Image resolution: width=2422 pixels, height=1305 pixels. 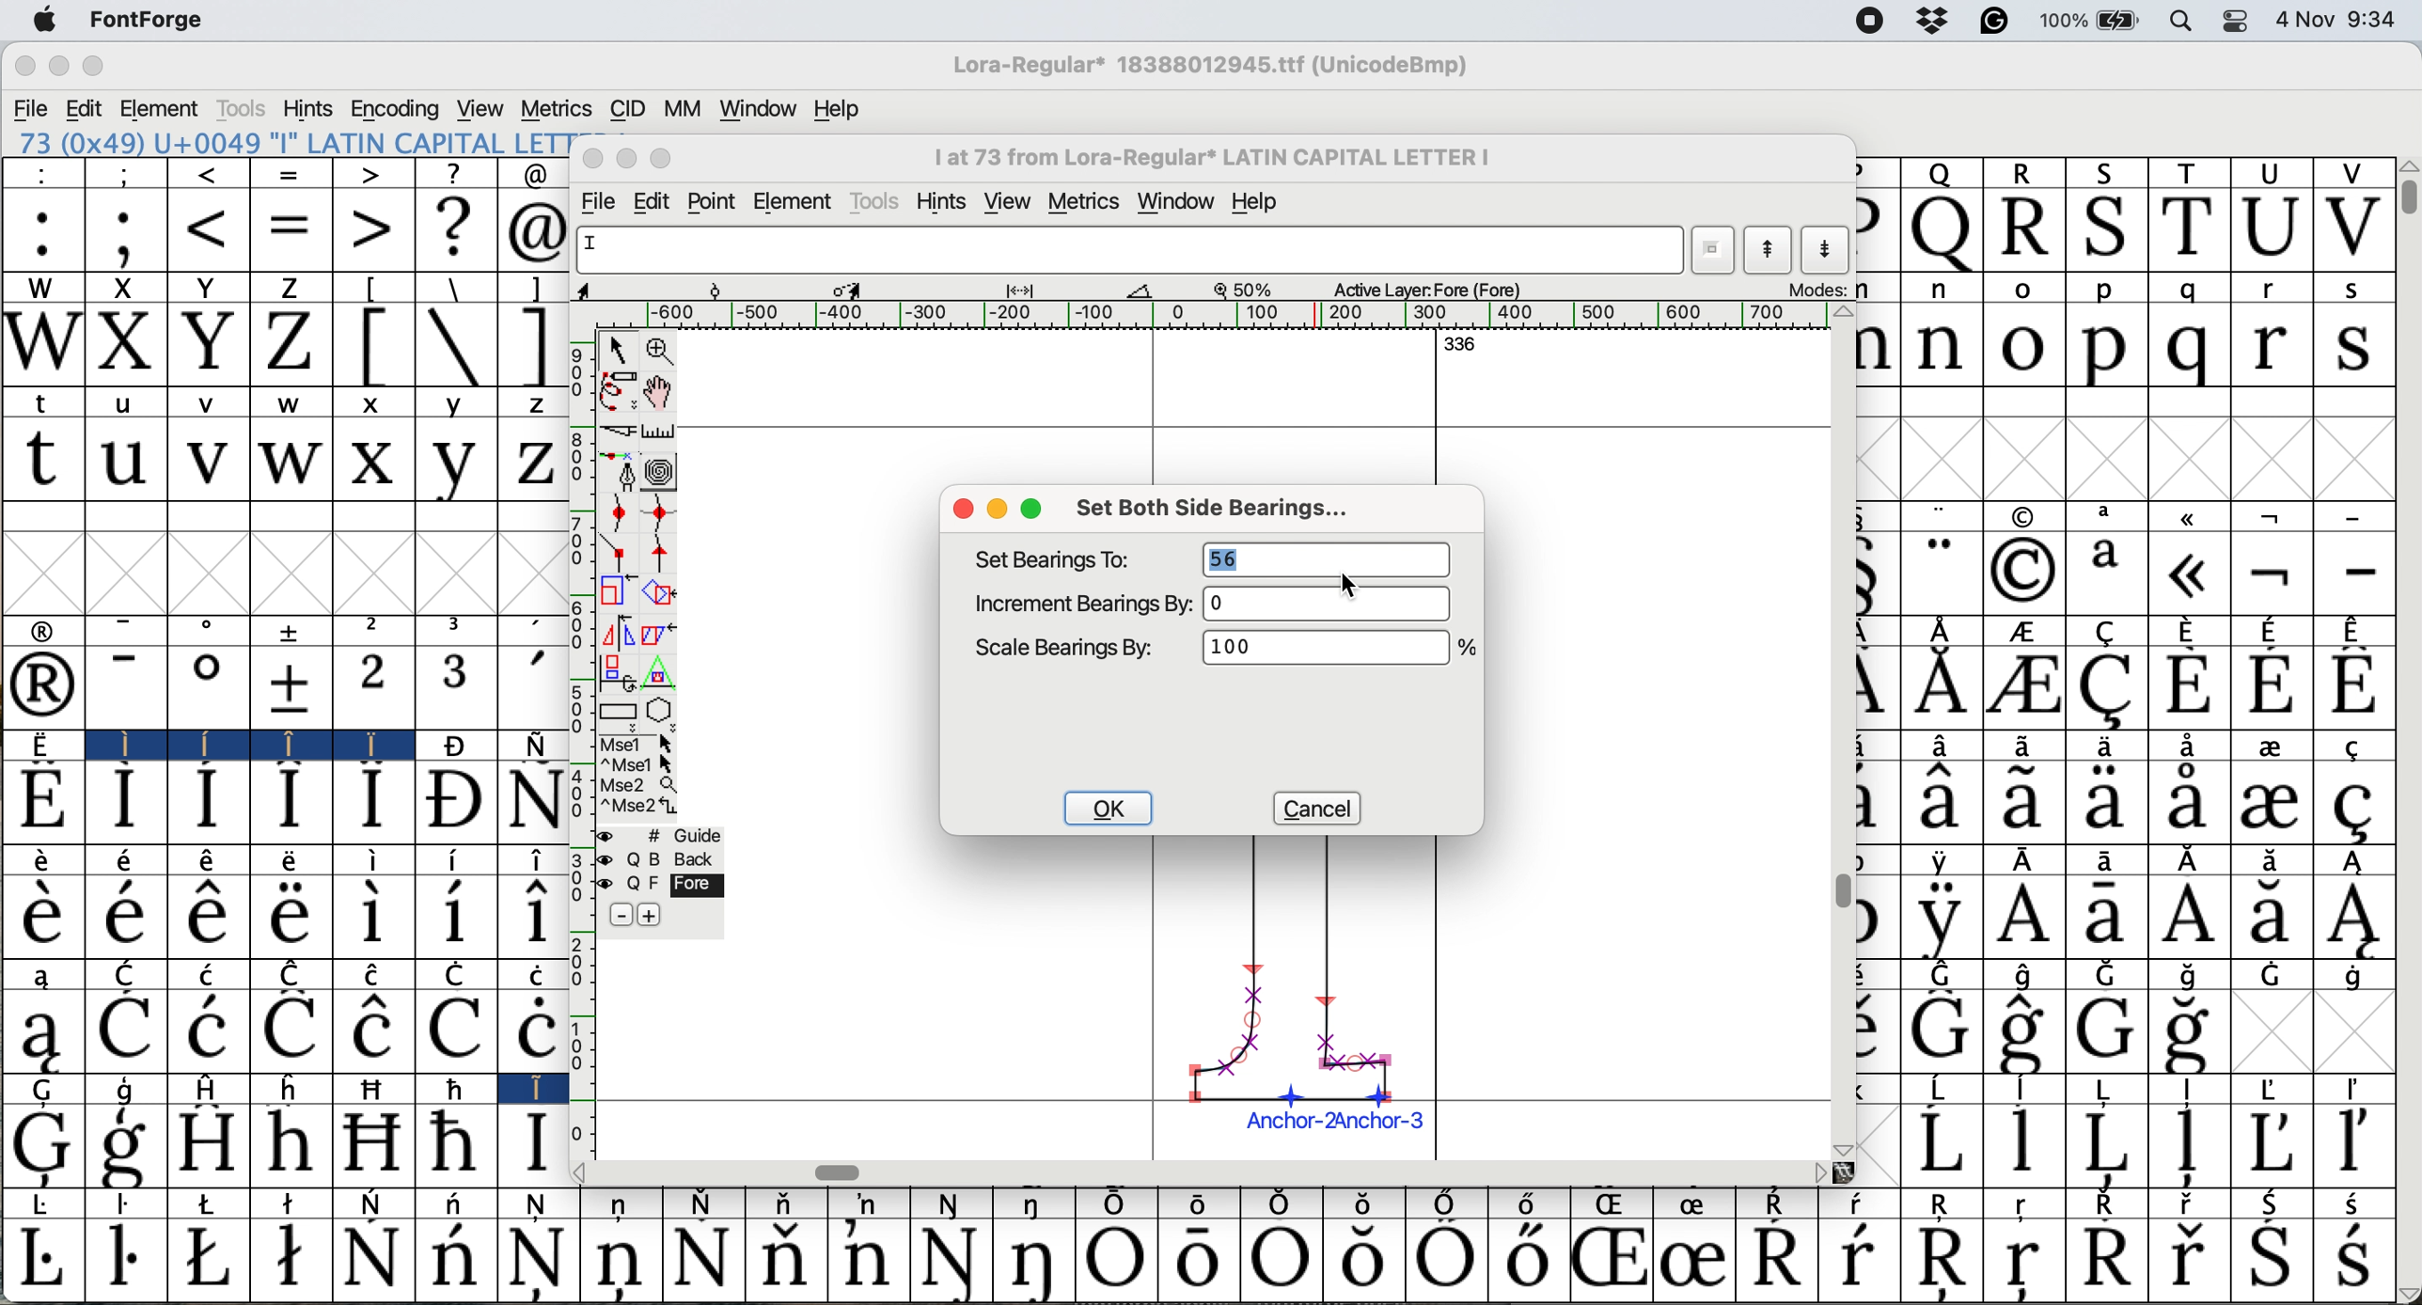 I want to click on Symbol, so click(x=373, y=800).